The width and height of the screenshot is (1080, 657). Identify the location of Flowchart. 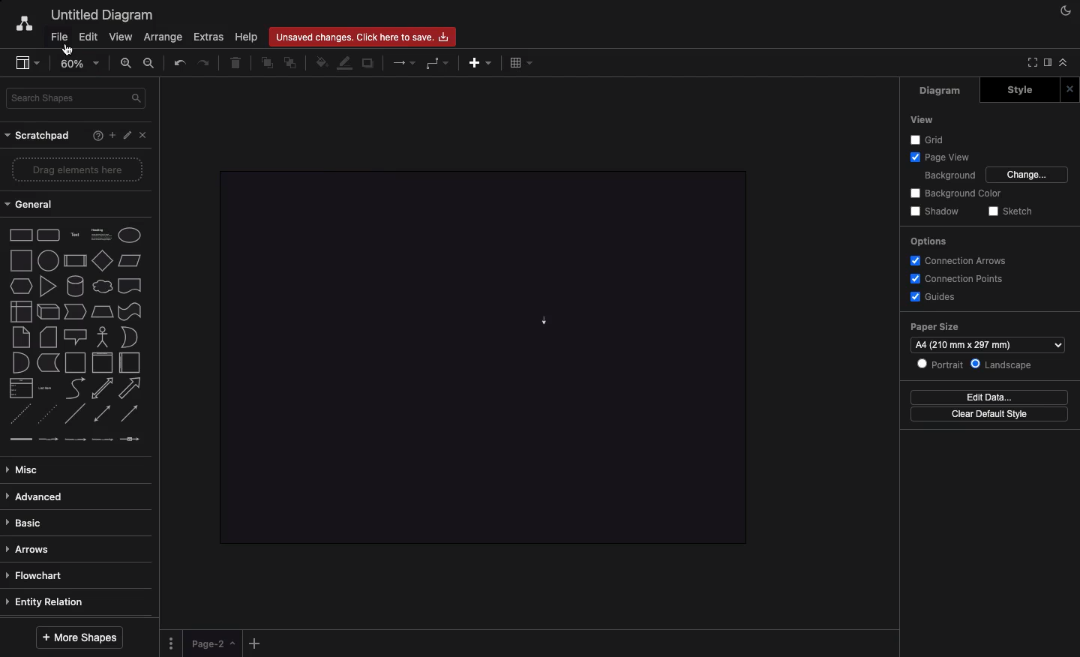
(35, 575).